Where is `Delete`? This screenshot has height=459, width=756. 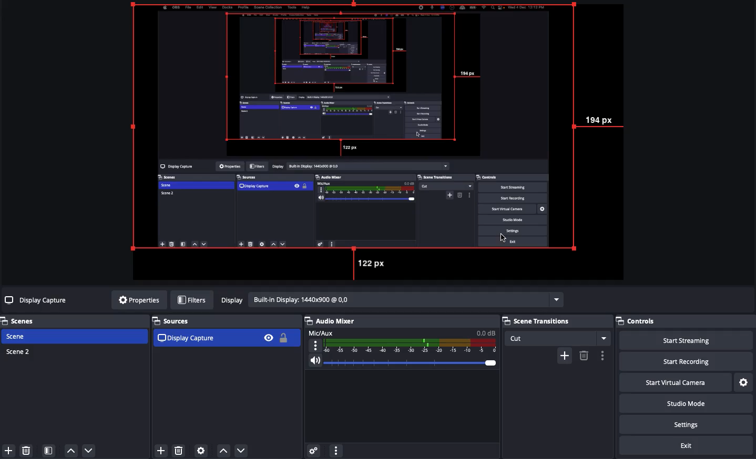 Delete is located at coordinates (179, 448).